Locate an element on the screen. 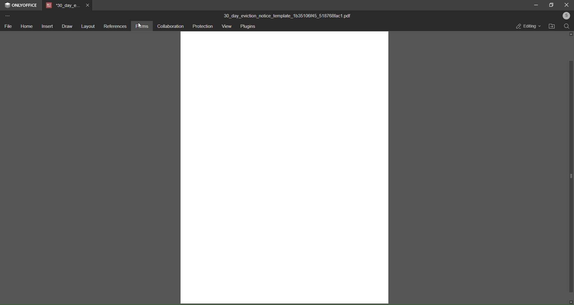  home is located at coordinates (26, 26).